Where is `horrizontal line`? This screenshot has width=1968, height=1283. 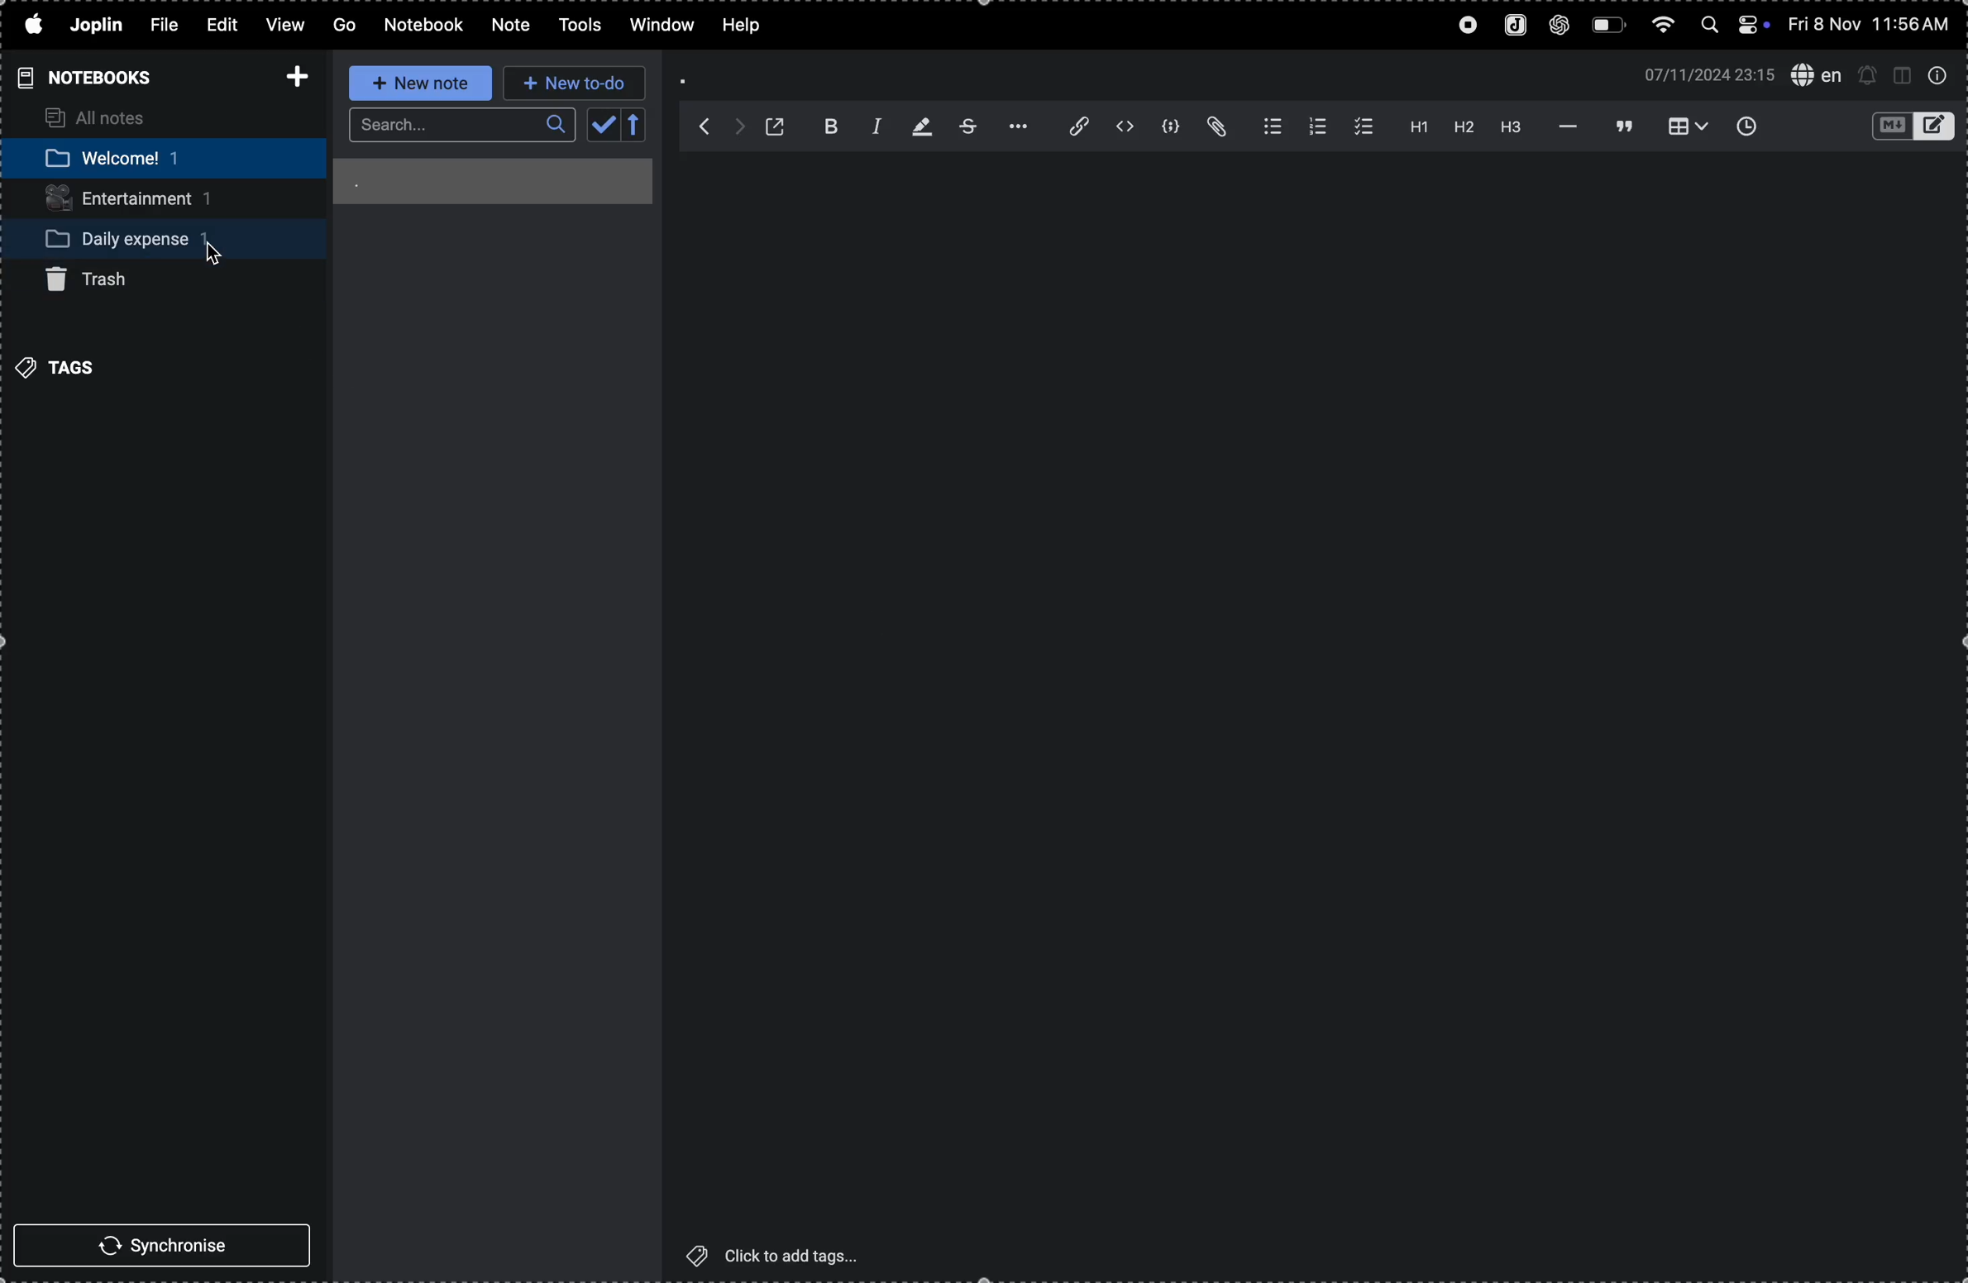
horrizontal line is located at coordinates (1563, 126).